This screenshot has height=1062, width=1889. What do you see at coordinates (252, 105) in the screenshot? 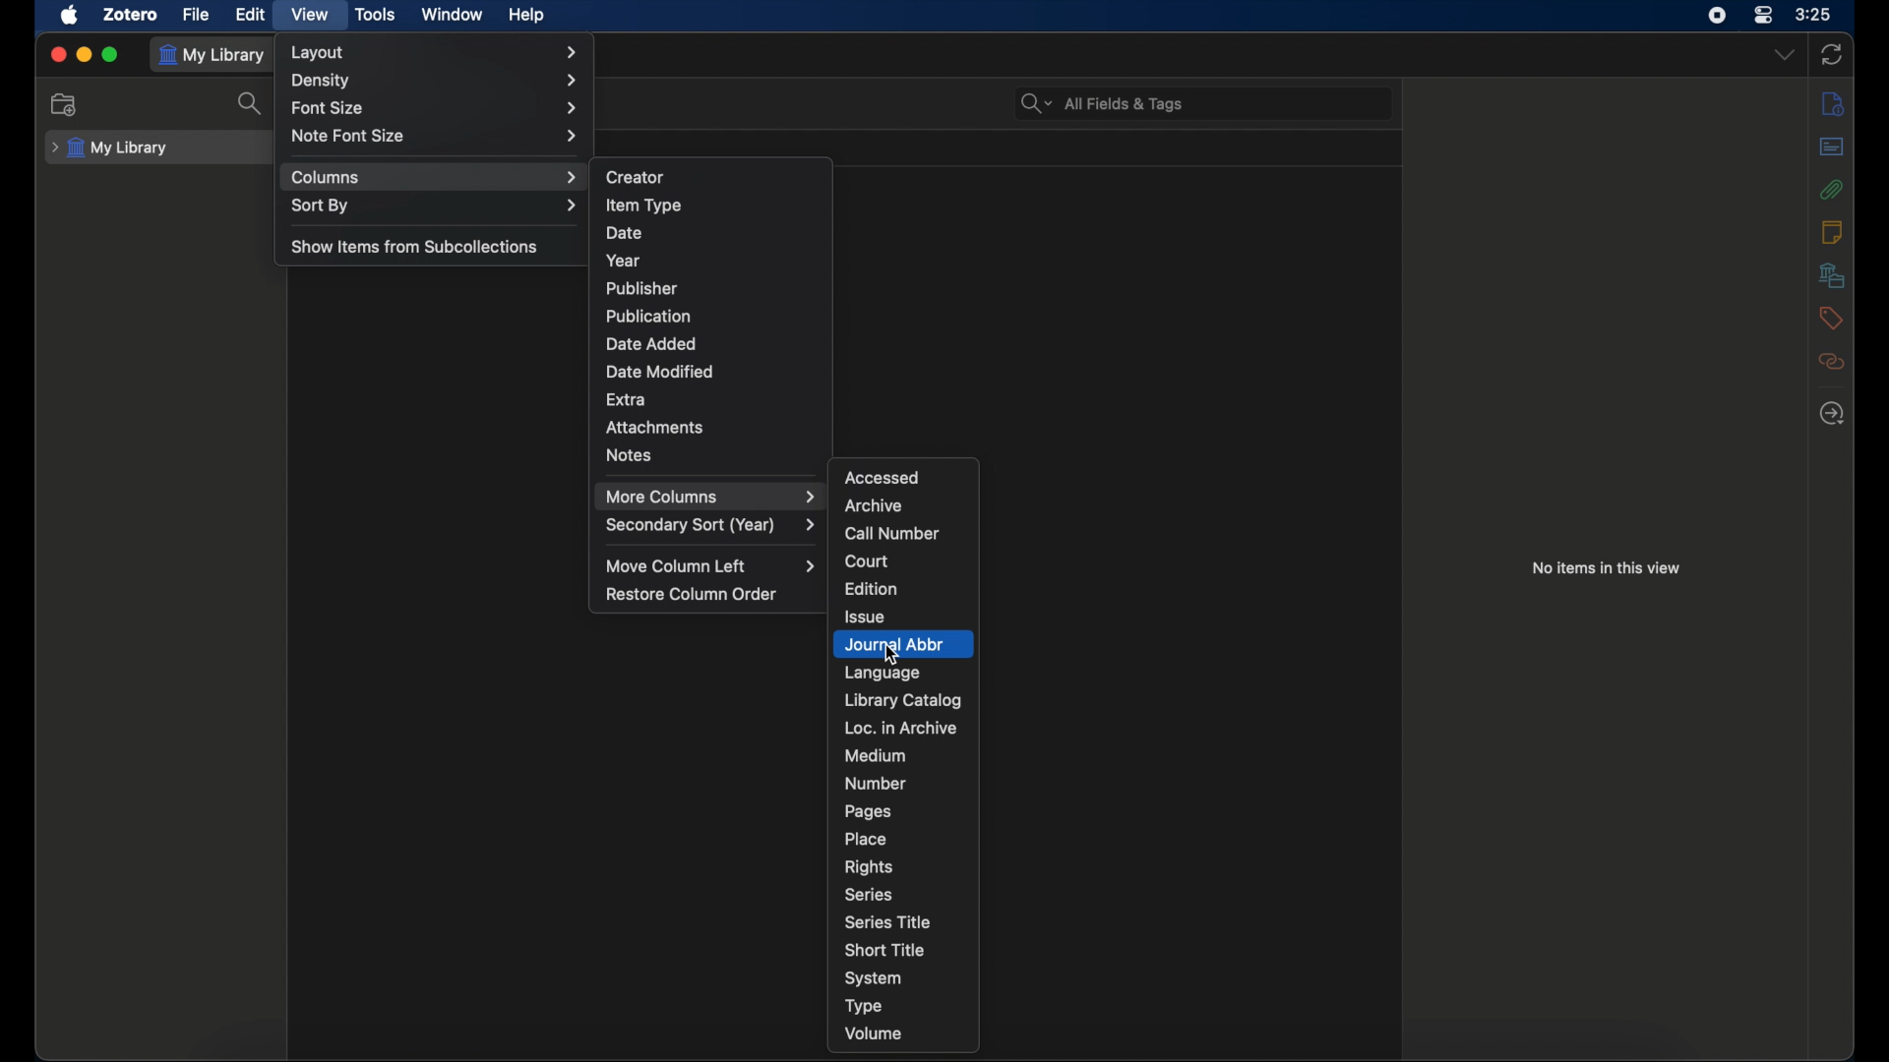
I see `search` at bounding box center [252, 105].